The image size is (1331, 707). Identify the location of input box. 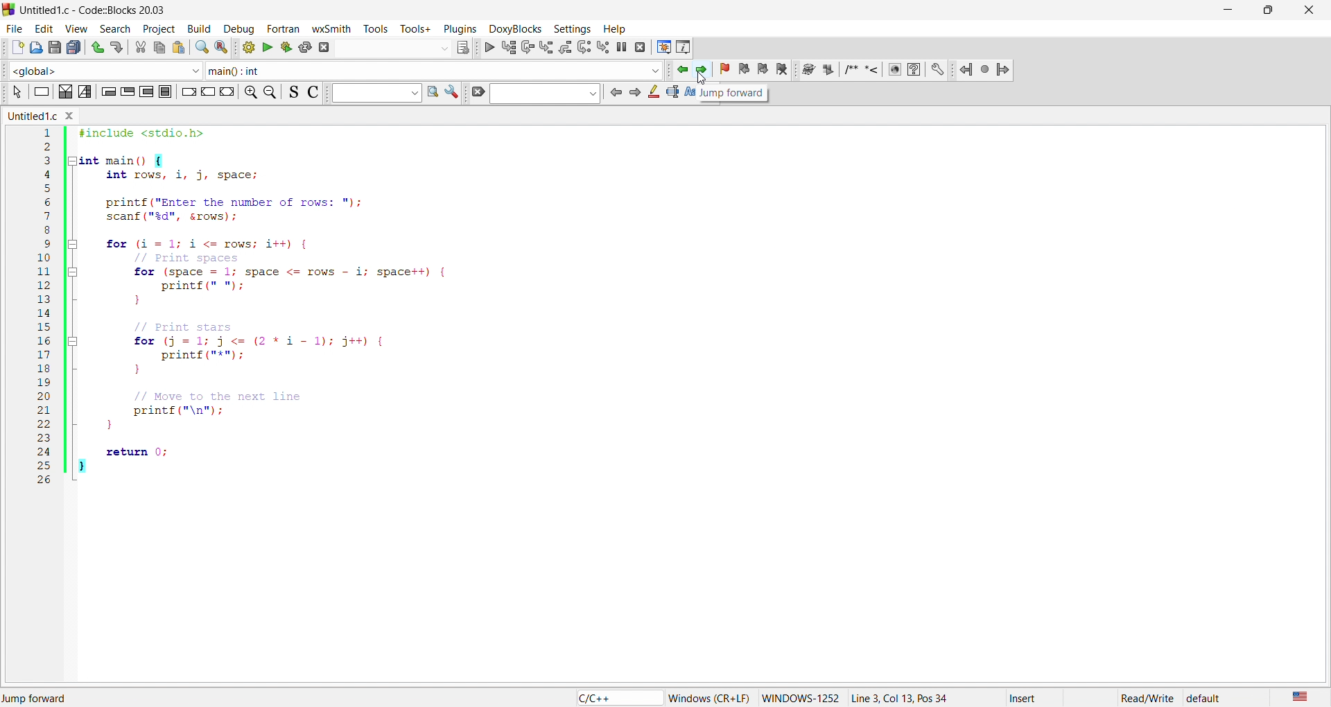
(373, 92).